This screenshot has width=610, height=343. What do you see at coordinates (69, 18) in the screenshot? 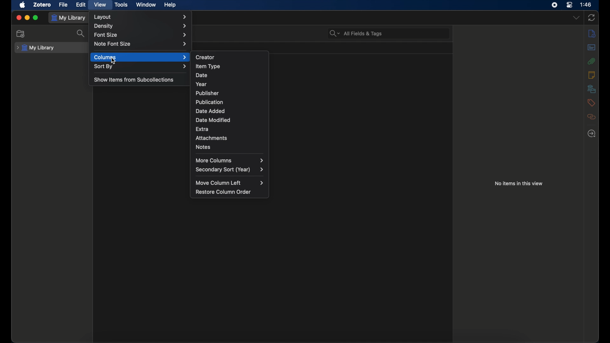
I see `my library` at bounding box center [69, 18].